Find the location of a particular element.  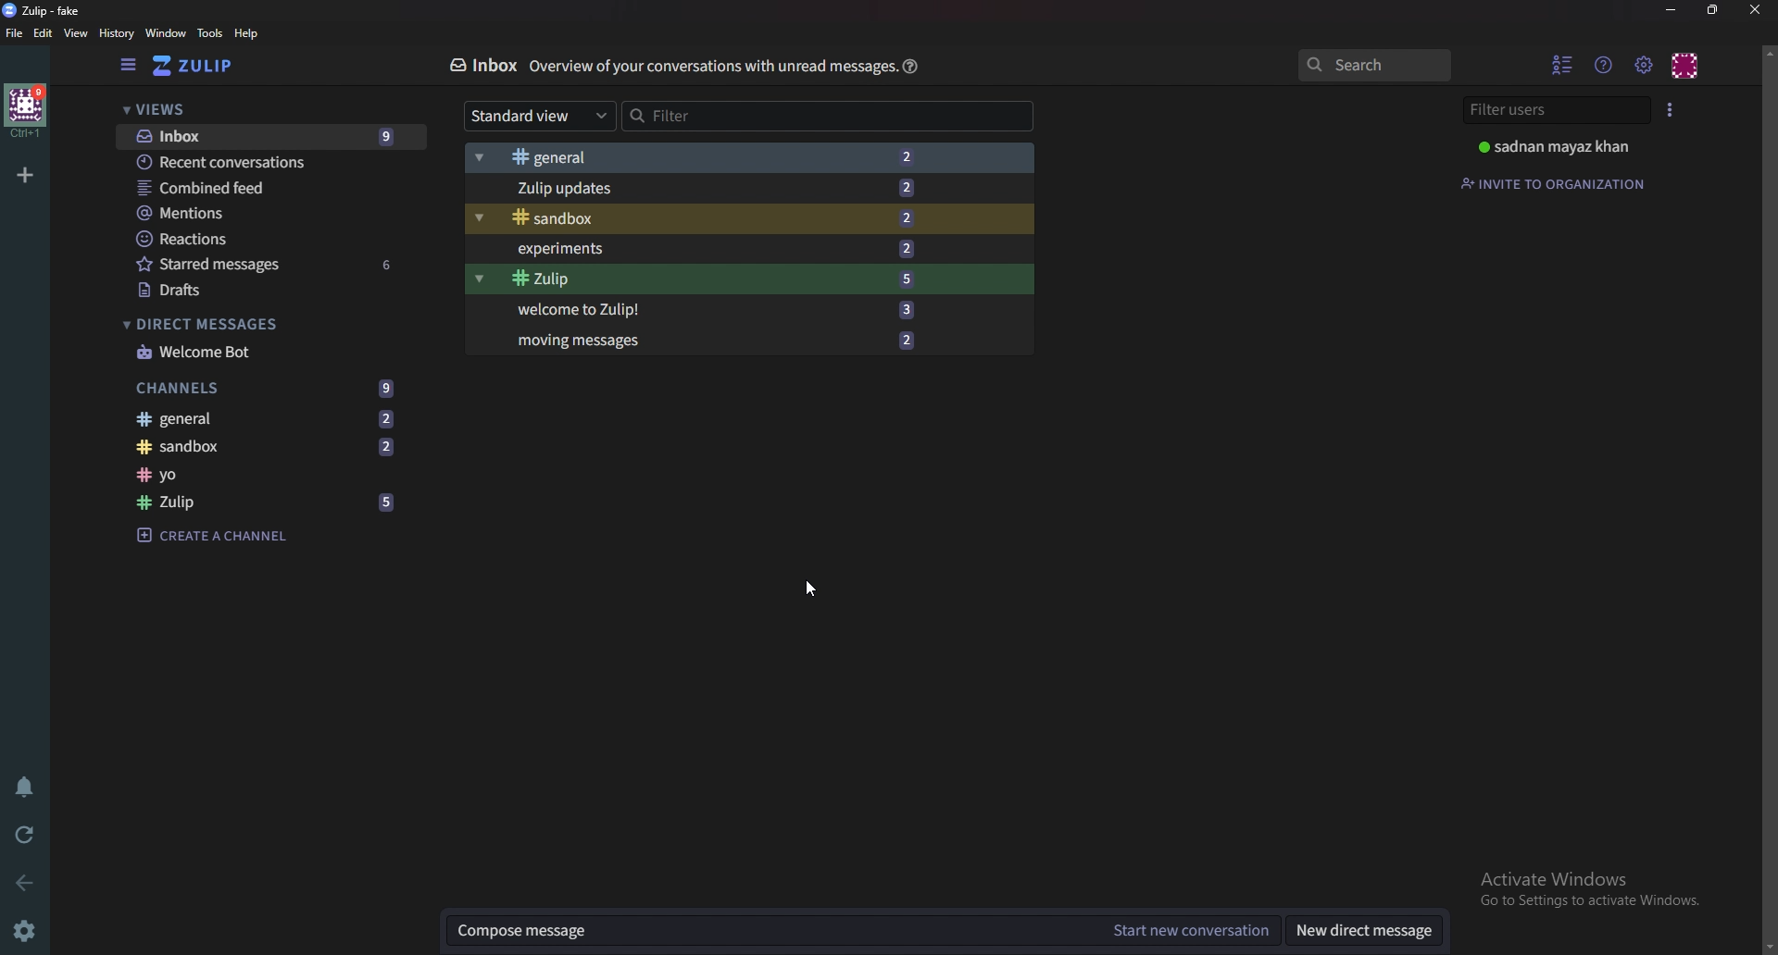

Profile is located at coordinates (1558, 146).